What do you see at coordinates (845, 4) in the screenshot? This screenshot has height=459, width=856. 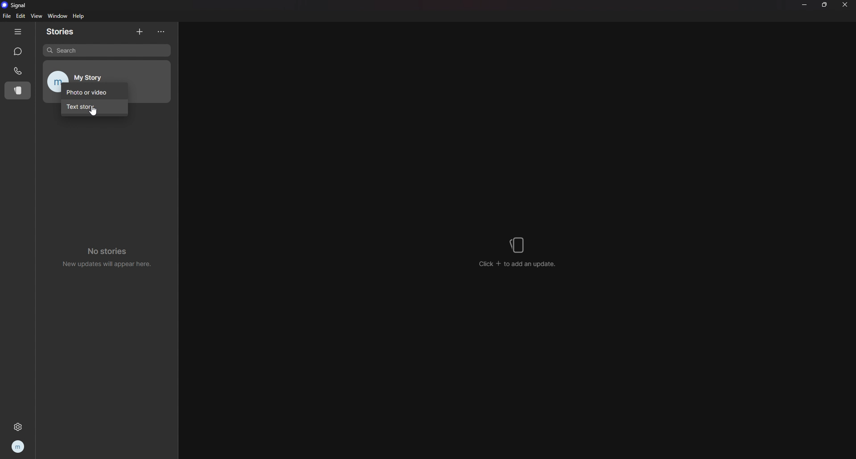 I see `close` at bounding box center [845, 4].